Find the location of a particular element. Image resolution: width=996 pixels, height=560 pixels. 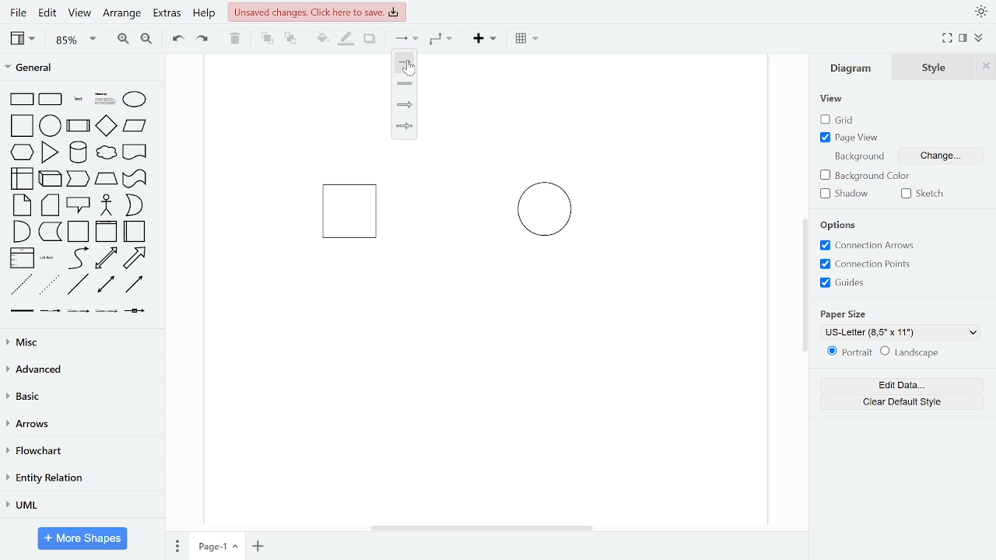

ellipse is located at coordinates (138, 100).